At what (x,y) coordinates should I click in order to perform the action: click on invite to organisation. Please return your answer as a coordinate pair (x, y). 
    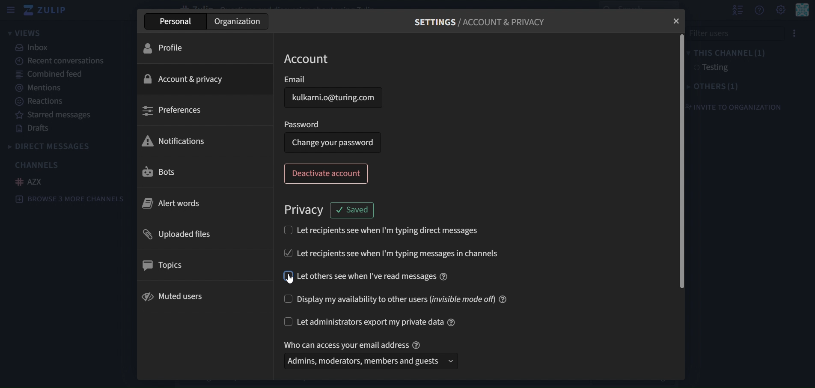
    Looking at the image, I should click on (741, 104).